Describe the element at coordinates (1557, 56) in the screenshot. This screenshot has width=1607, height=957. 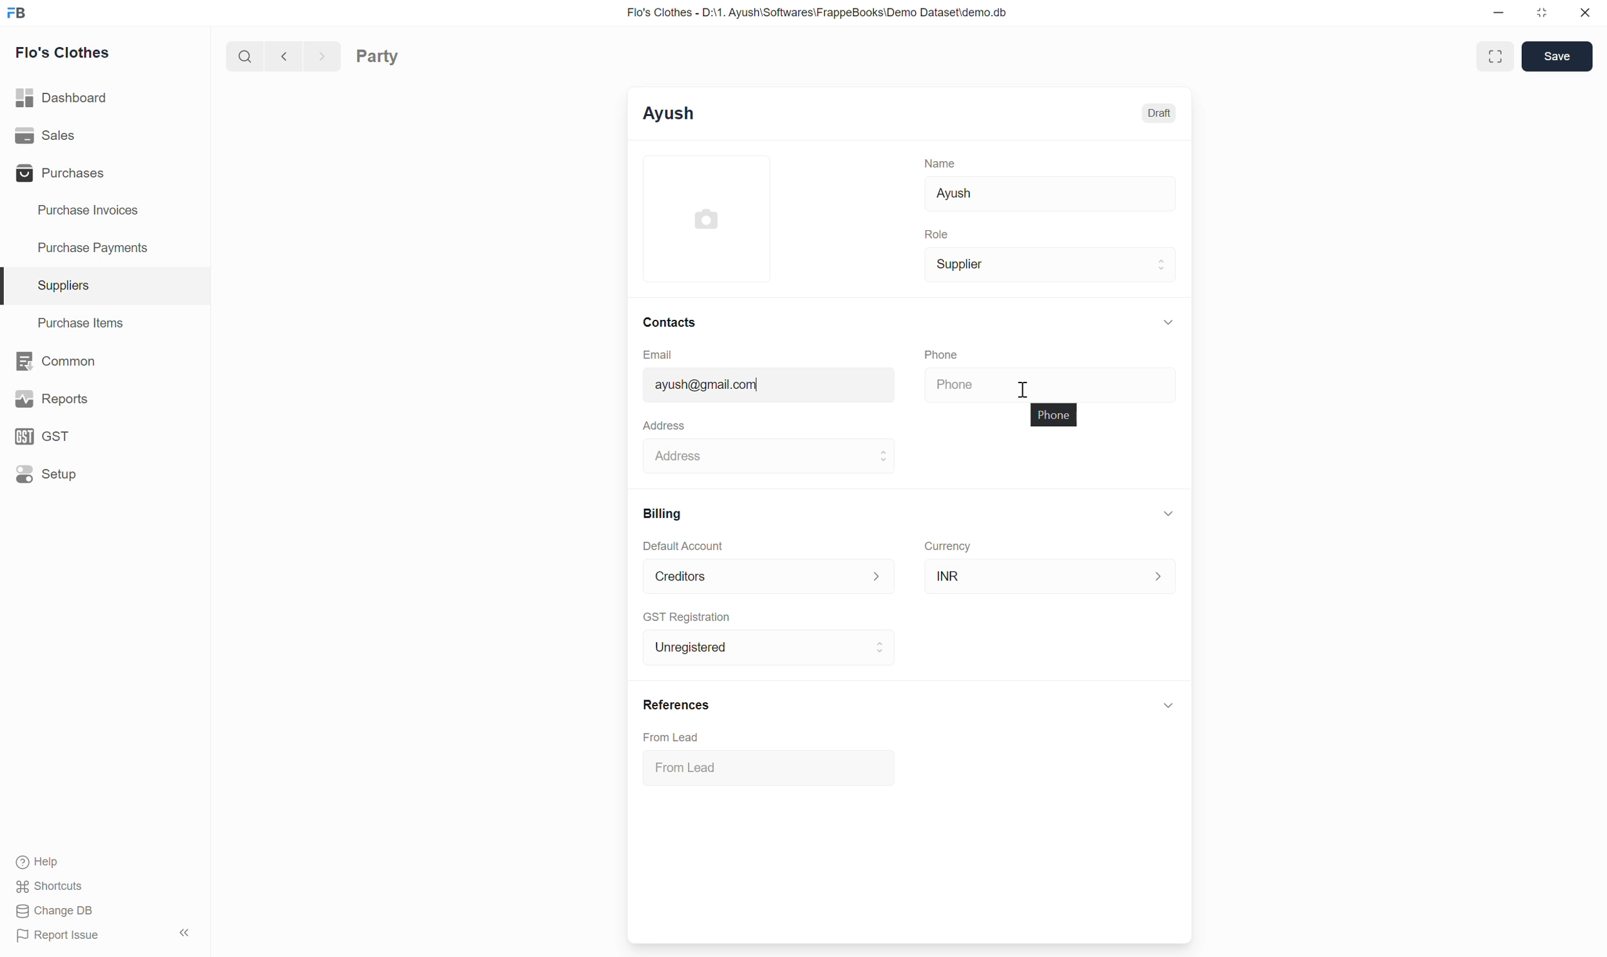
I see `Save` at that location.